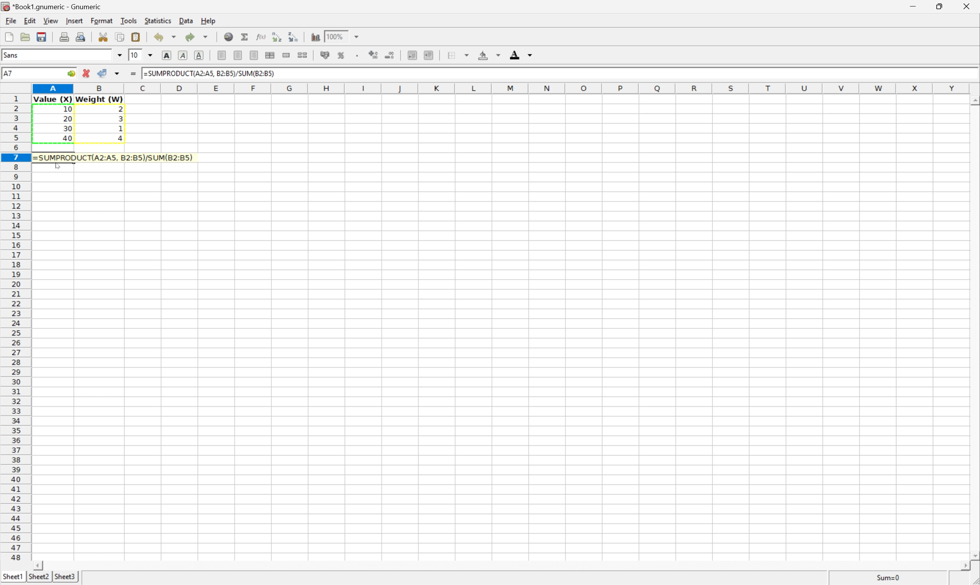 This screenshot has width=980, height=585. Describe the element at coordinates (158, 21) in the screenshot. I see `Statistics` at that location.